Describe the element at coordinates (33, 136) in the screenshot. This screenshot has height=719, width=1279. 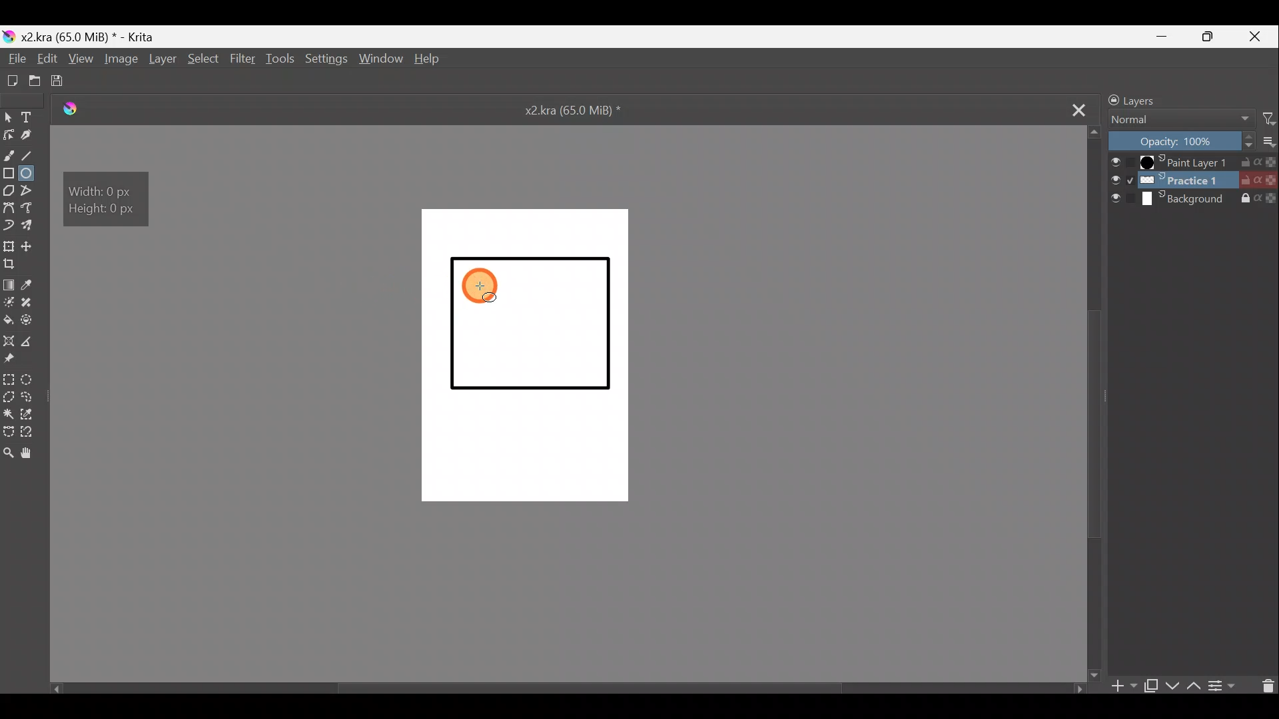
I see `Calligraphy` at that location.